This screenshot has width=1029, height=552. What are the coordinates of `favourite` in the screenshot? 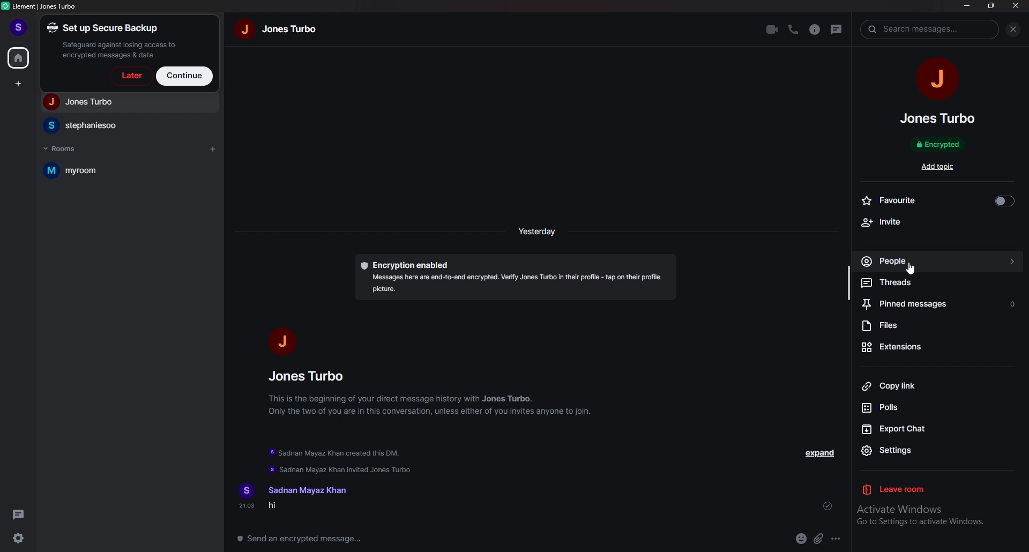 It's located at (941, 199).